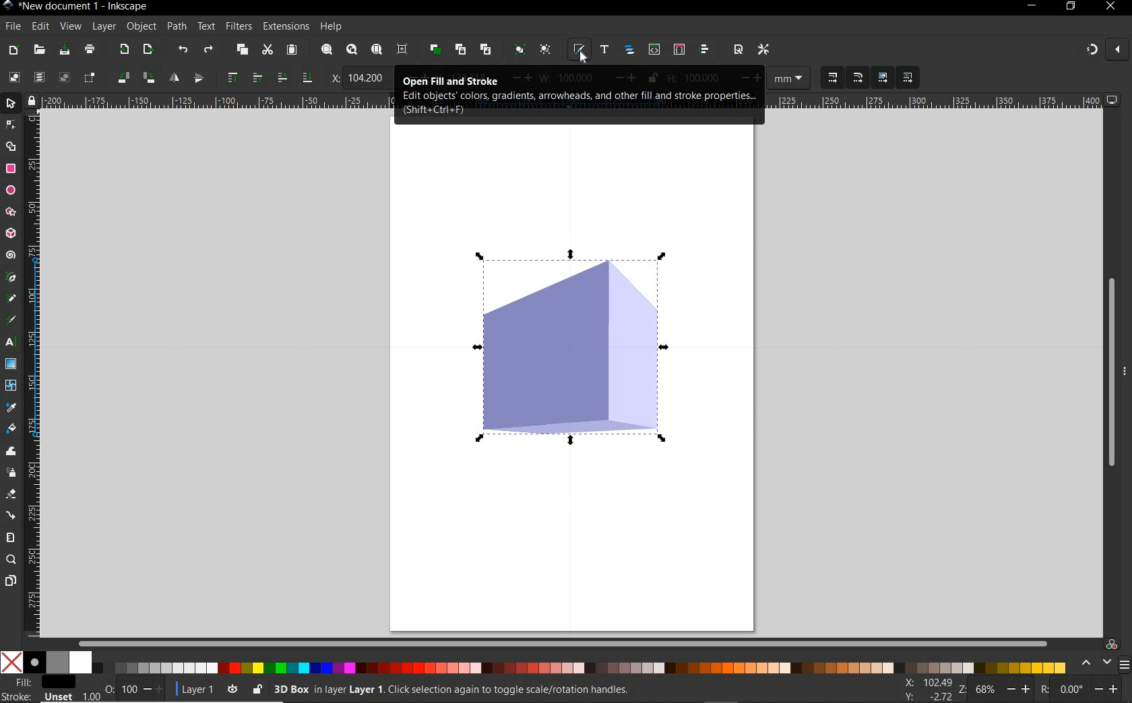  I want to click on SNODE TOOL, so click(10, 125).